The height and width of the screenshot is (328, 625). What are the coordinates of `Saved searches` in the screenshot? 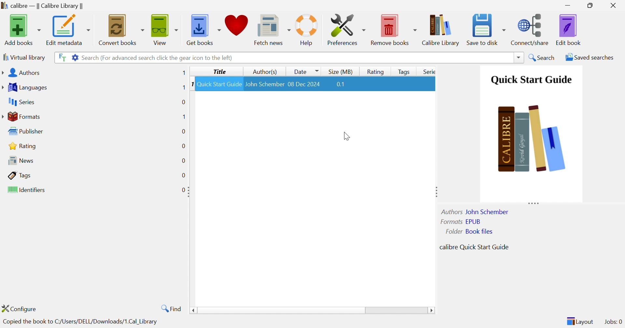 It's located at (588, 57).